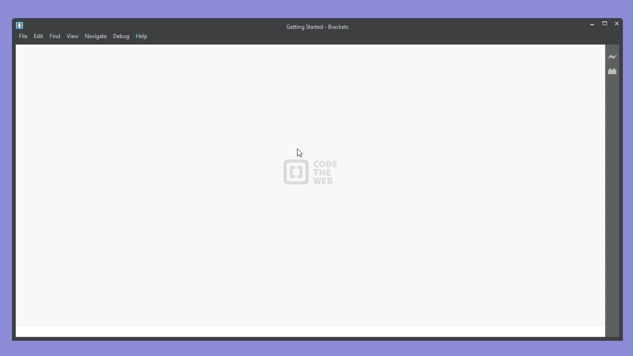  What do you see at coordinates (614, 57) in the screenshot?
I see `Live preview` at bounding box center [614, 57].